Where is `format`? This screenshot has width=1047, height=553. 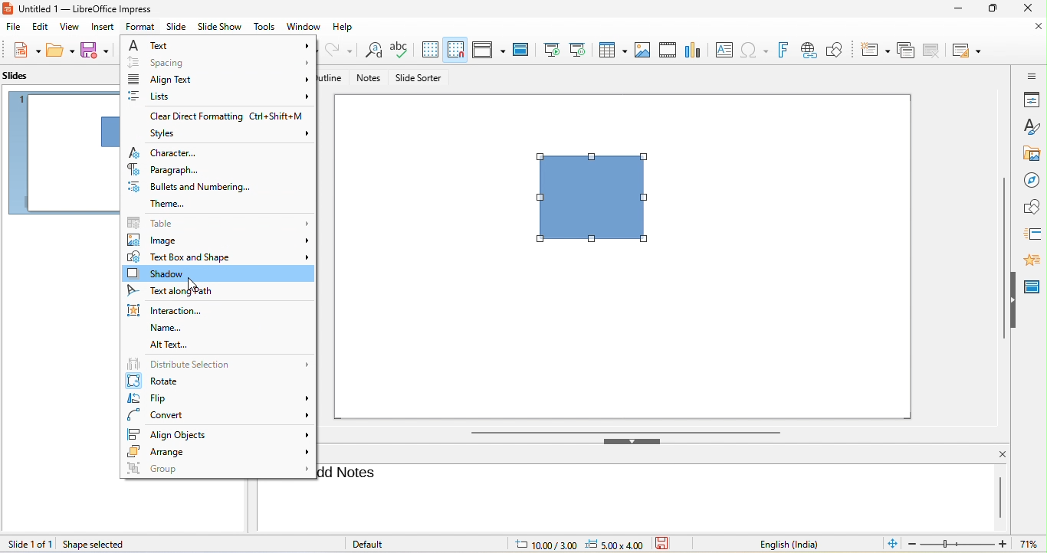 format is located at coordinates (141, 27).